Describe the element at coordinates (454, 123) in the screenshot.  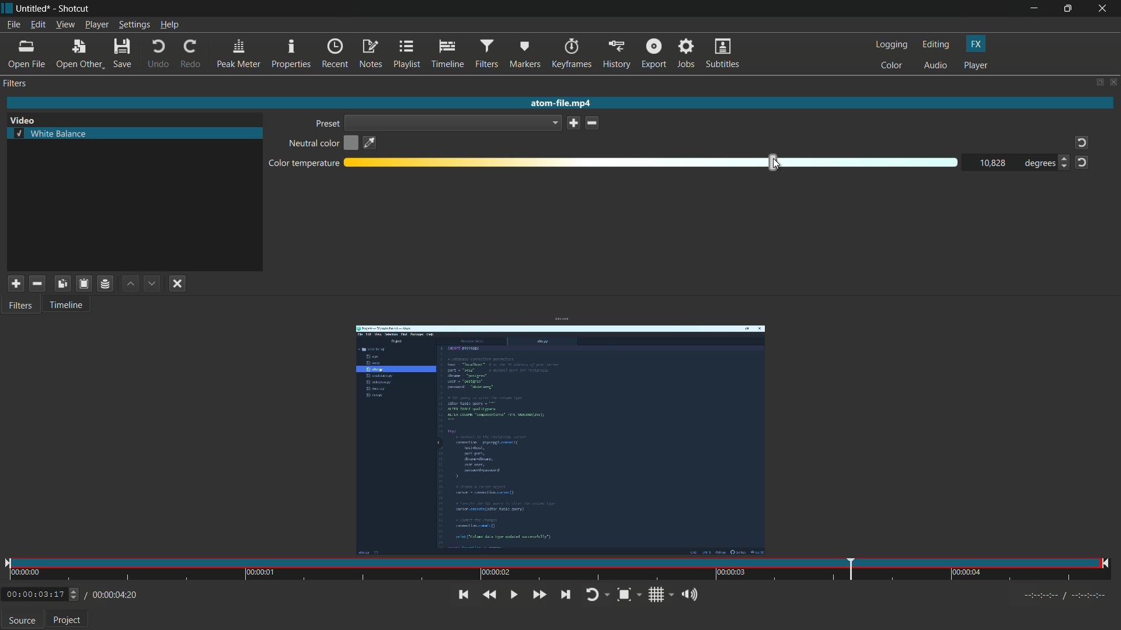
I see `dropdown` at that location.